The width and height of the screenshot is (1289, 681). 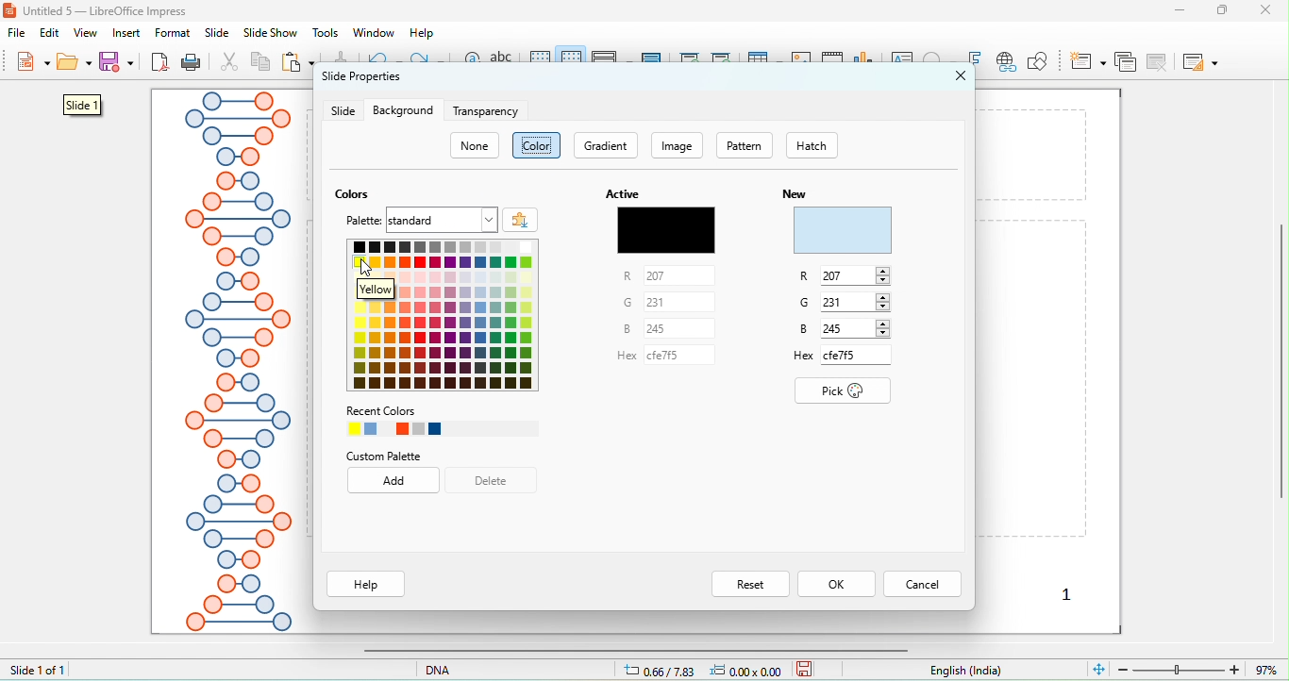 I want to click on slide 1 of 1, so click(x=38, y=669).